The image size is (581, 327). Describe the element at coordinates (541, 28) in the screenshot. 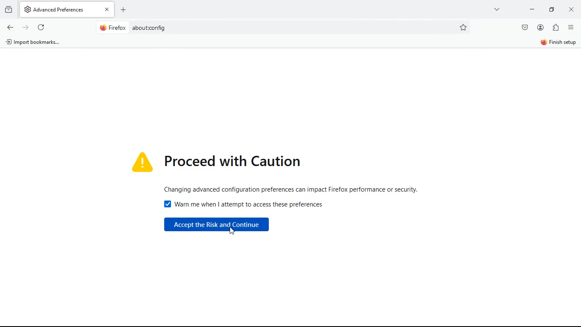

I see `profile` at that location.